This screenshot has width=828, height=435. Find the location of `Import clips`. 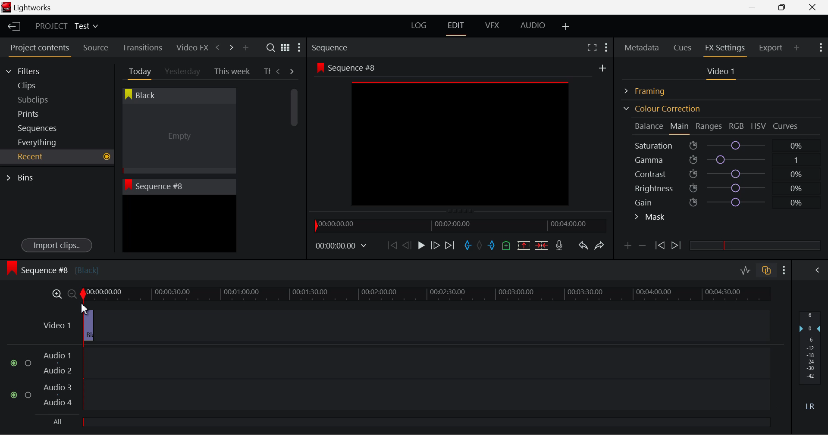

Import clips is located at coordinates (56, 246).